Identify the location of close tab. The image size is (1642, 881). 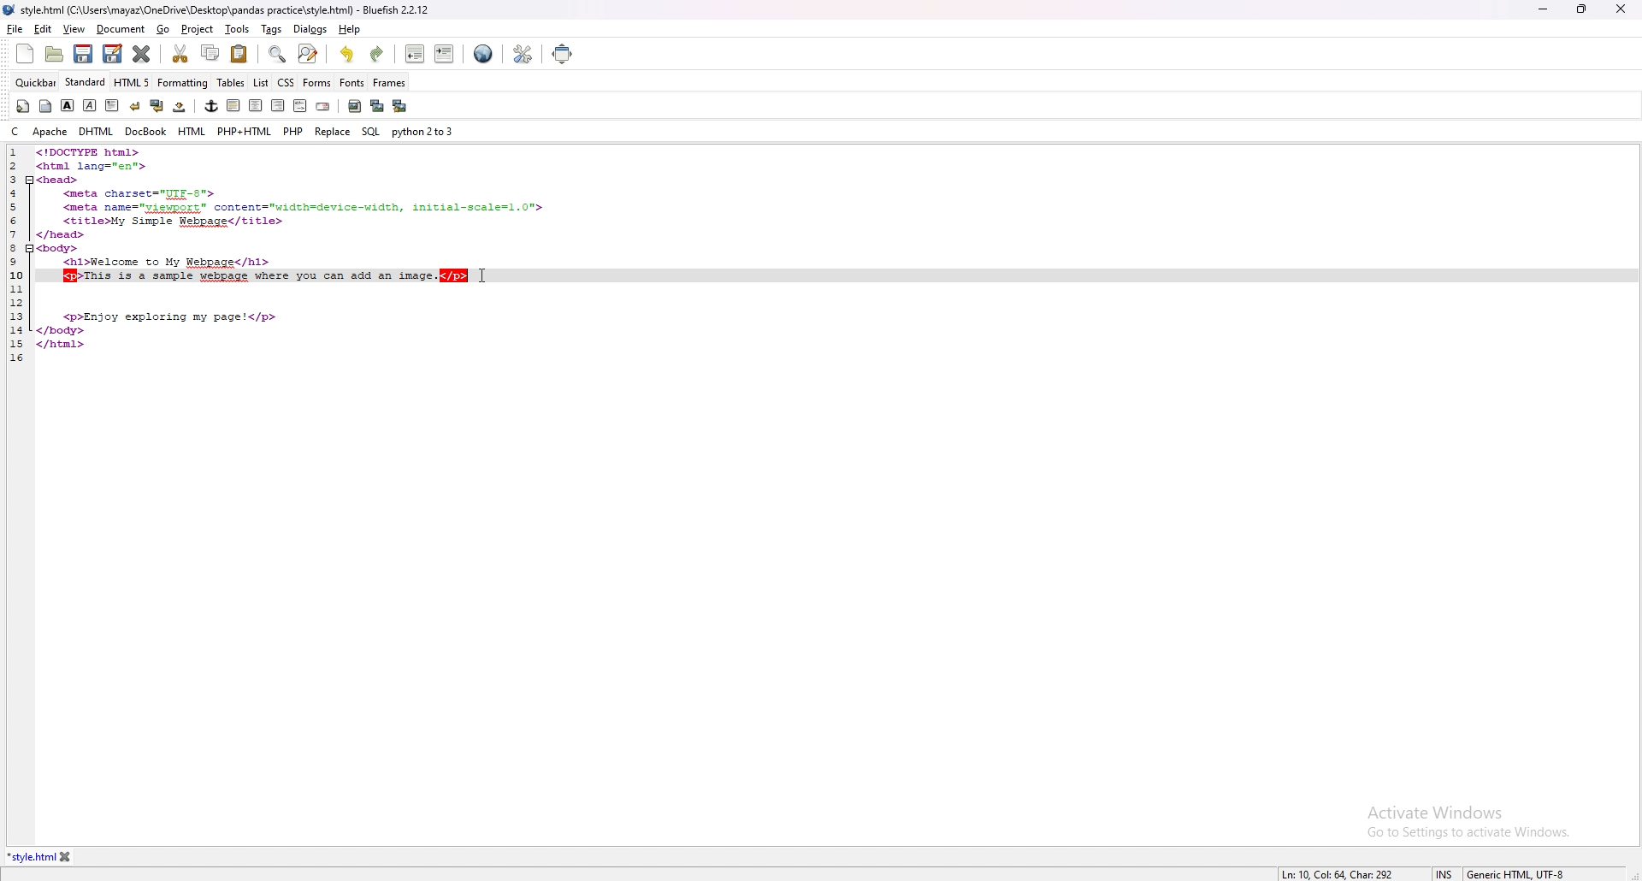
(68, 856).